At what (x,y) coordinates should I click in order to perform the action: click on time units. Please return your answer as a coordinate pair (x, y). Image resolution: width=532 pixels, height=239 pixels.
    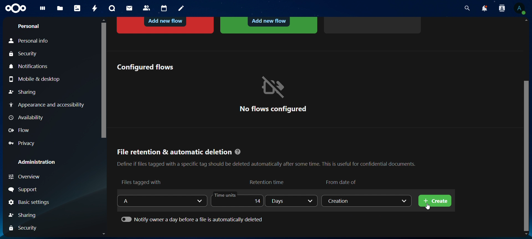
    Looking at the image, I should click on (236, 200).